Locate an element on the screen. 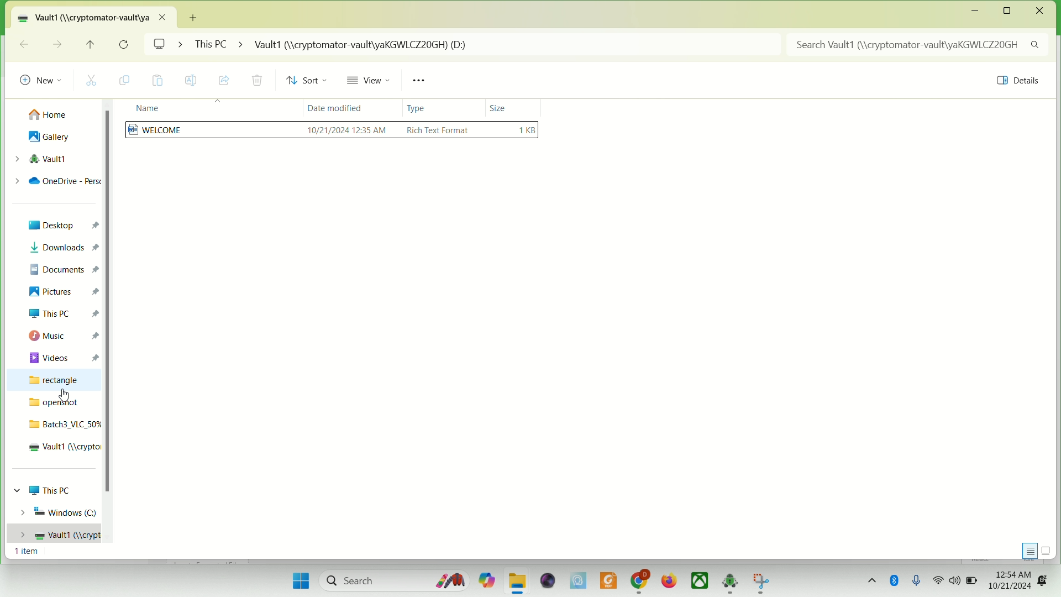 The height and width of the screenshot is (597, 1061). copilet is located at coordinates (484, 580).